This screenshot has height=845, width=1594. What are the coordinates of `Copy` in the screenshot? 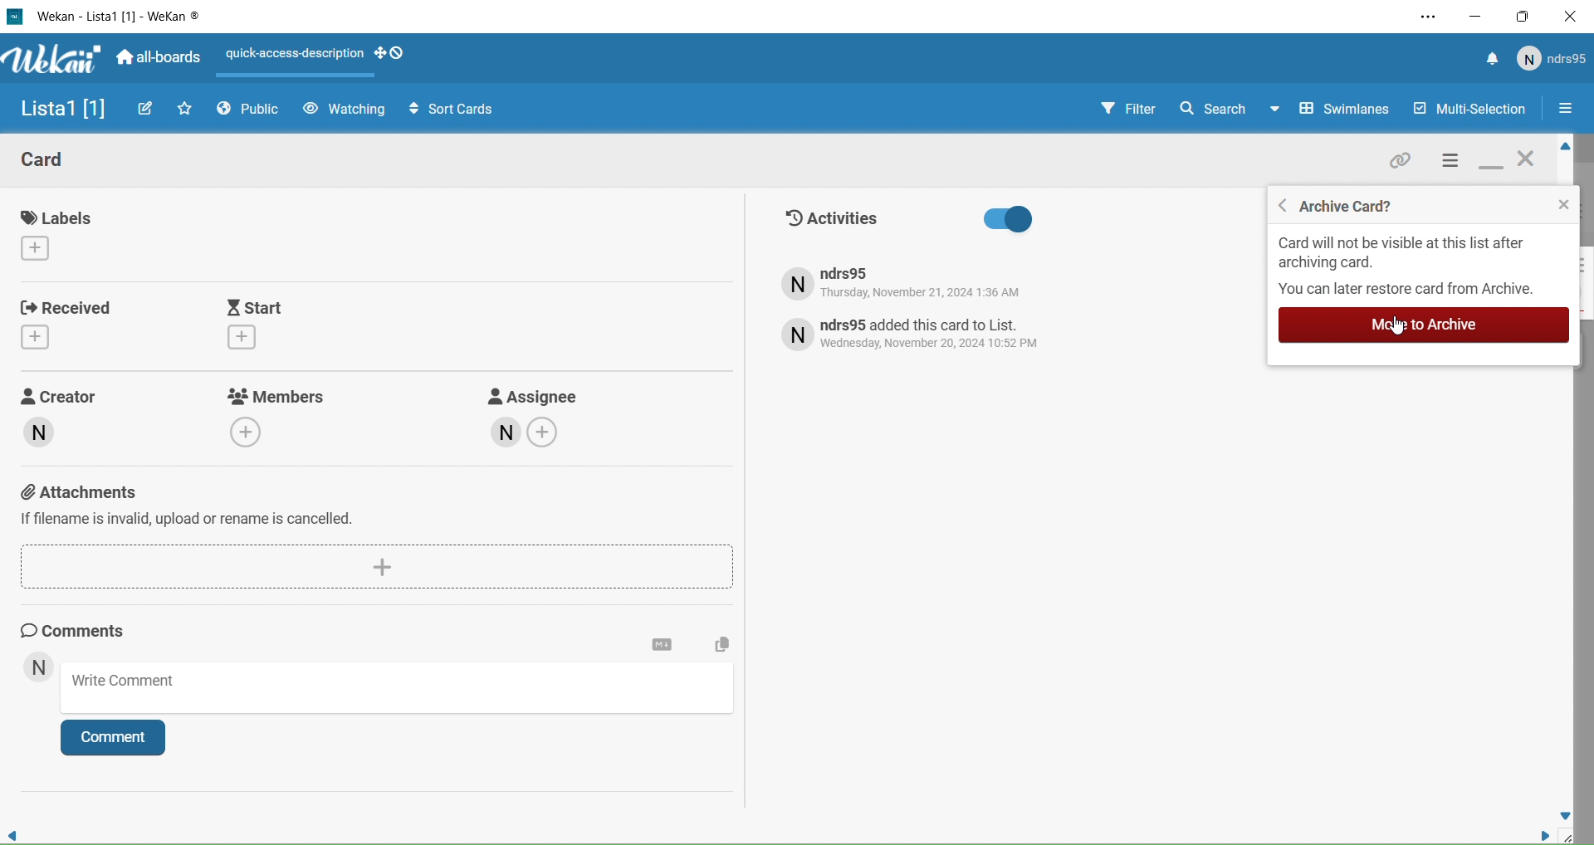 It's located at (719, 636).